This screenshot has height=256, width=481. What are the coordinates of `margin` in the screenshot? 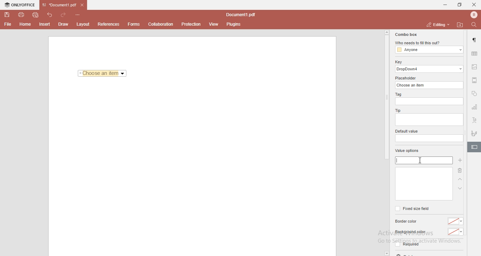 It's located at (475, 79).